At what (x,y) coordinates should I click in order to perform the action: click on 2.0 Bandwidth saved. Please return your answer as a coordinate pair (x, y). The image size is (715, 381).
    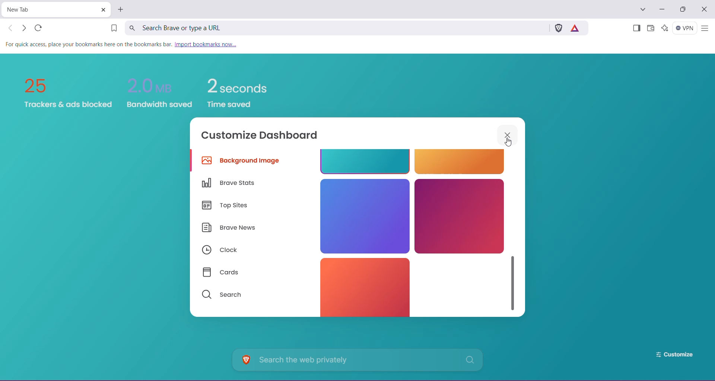
    Looking at the image, I should click on (159, 86).